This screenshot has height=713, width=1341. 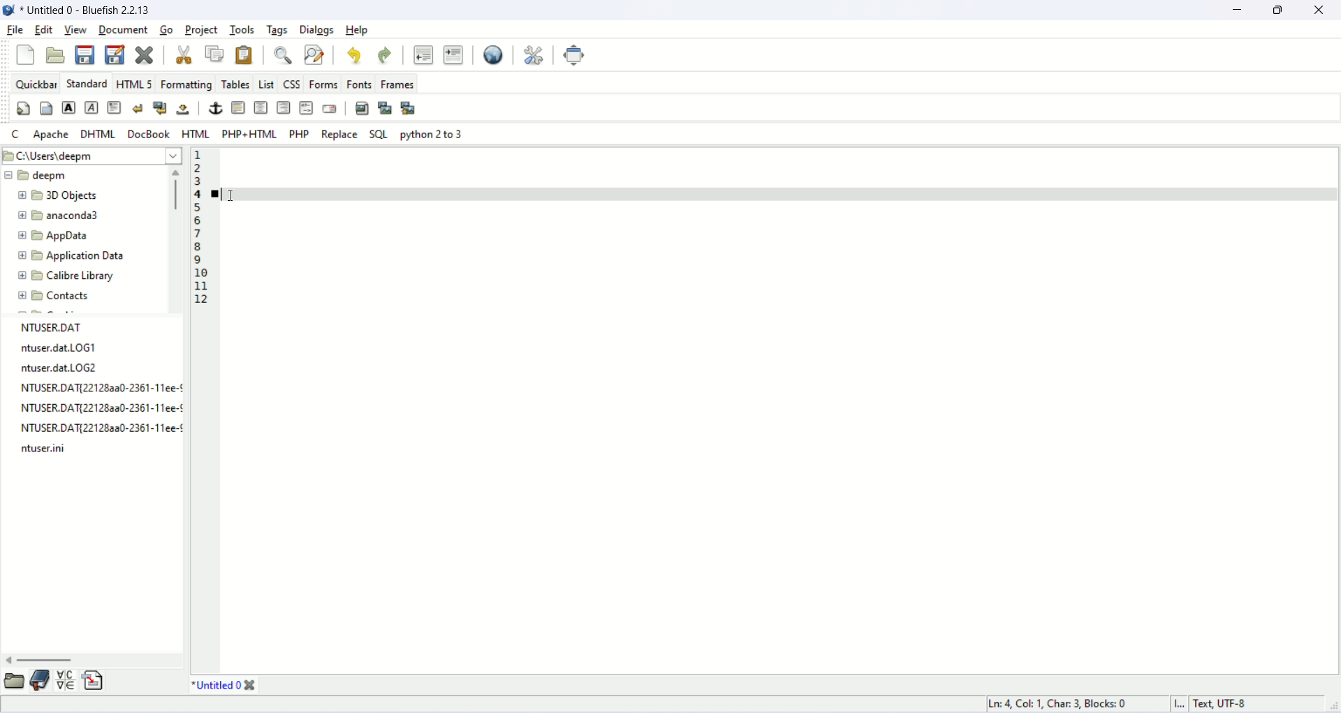 I want to click on STANDARD, so click(x=87, y=82).